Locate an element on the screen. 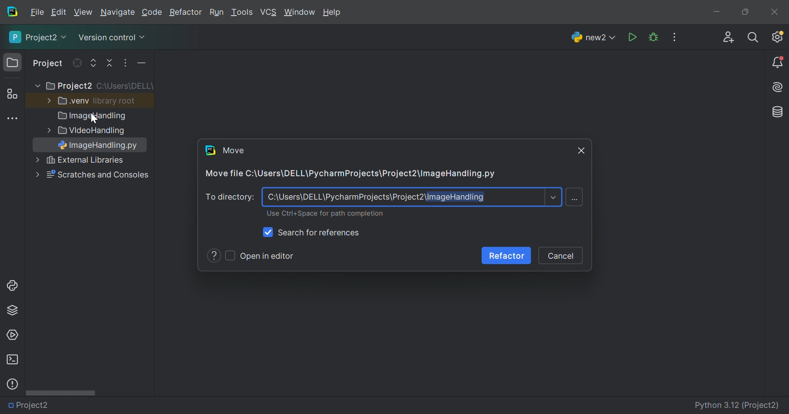 This screenshot has width=789, height=414. More is located at coordinates (47, 100).